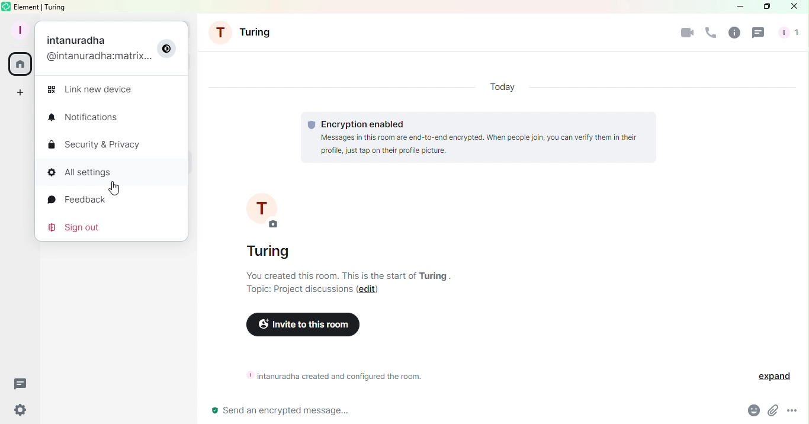 This screenshot has height=424, width=809. What do you see at coordinates (765, 7) in the screenshot?
I see `Maximize` at bounding box center [765, 7].